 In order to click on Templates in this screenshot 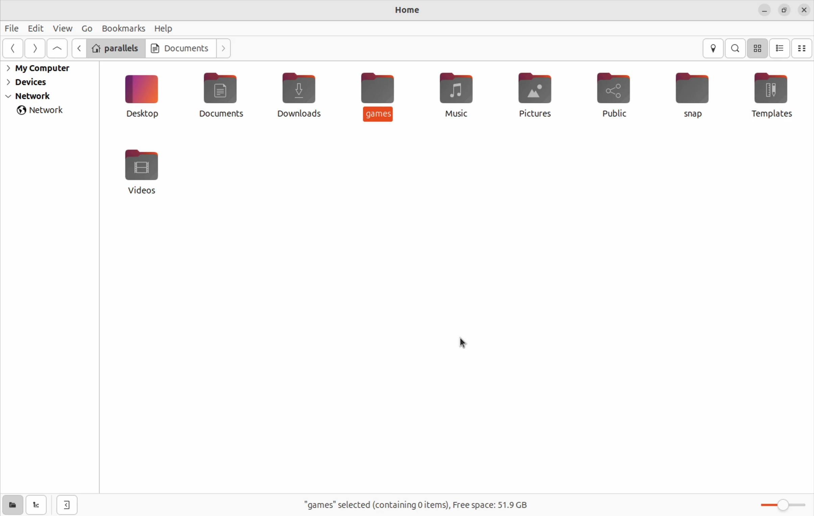, I will do `click(770, 95)`.